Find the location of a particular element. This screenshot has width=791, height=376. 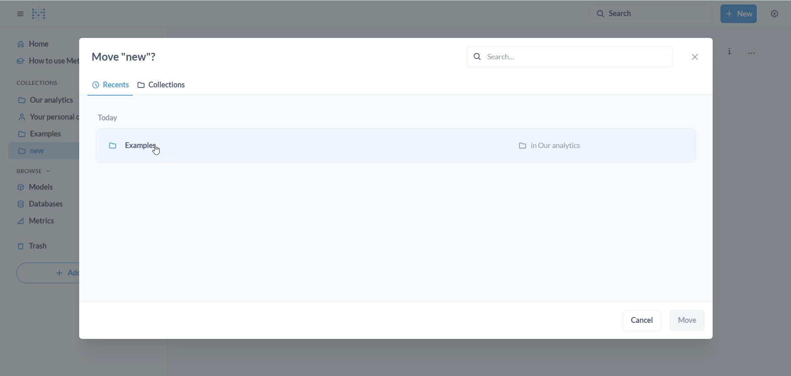

settings  is located at coordinates (775, 14).